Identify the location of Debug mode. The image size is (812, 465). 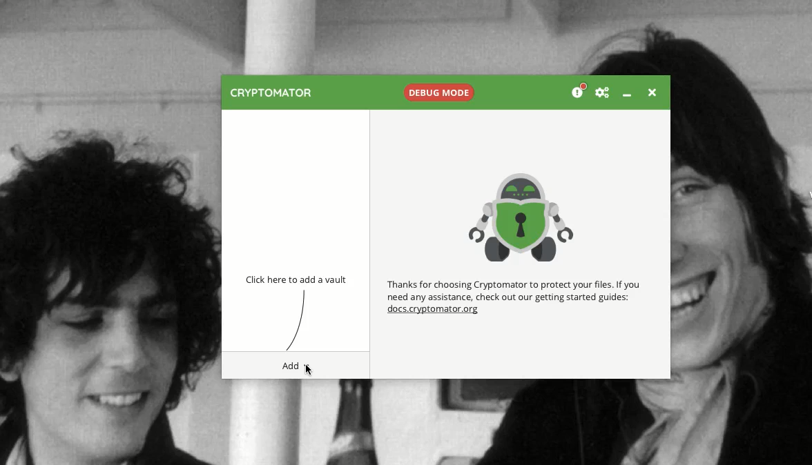
(439, 92).